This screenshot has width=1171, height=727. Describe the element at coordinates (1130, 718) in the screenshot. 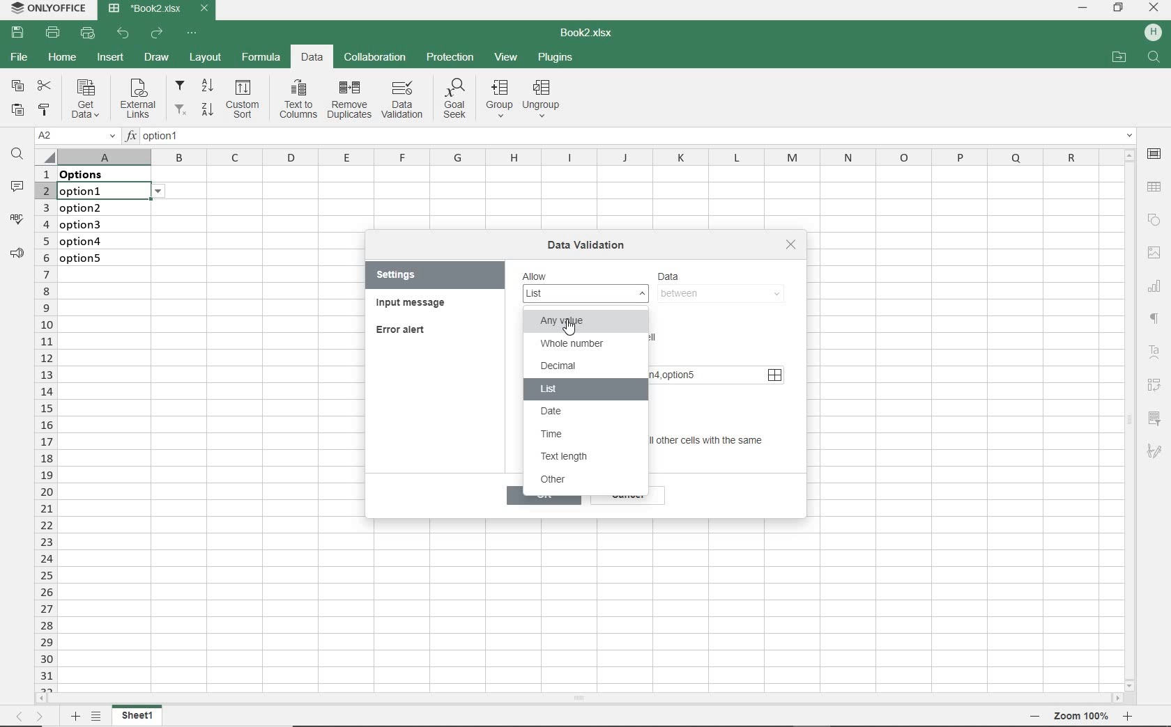

I see `Zoom in` at that location.